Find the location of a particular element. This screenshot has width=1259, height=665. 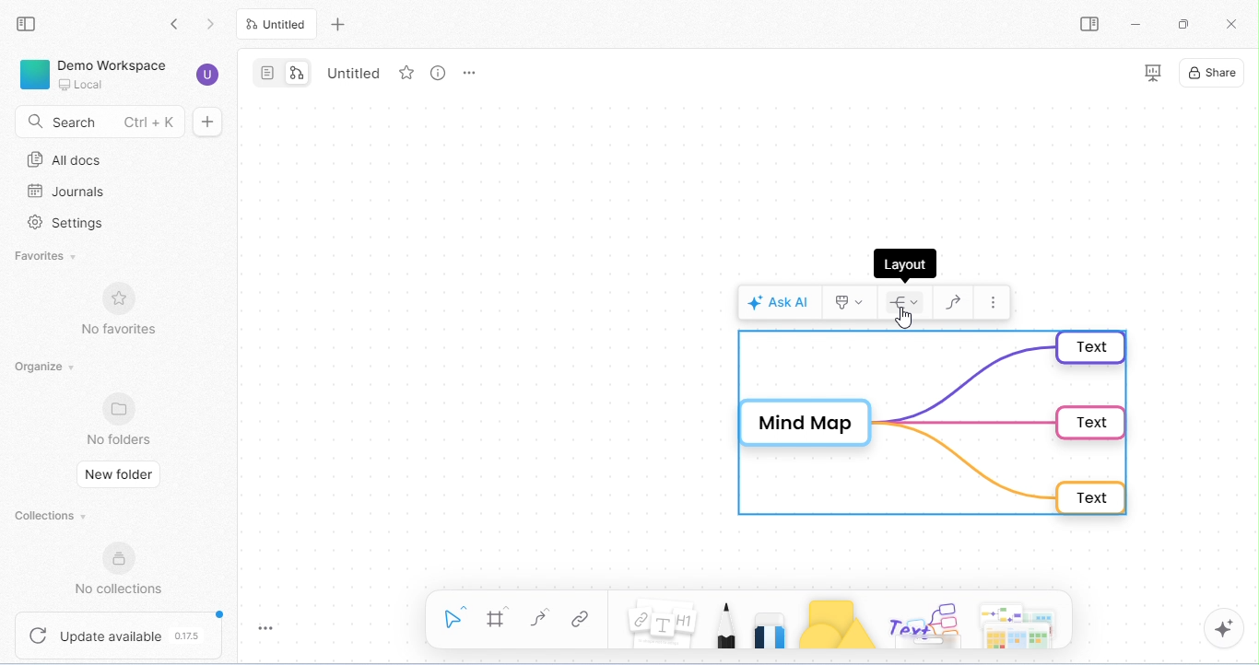

update available is located at coordinates (118, 636).